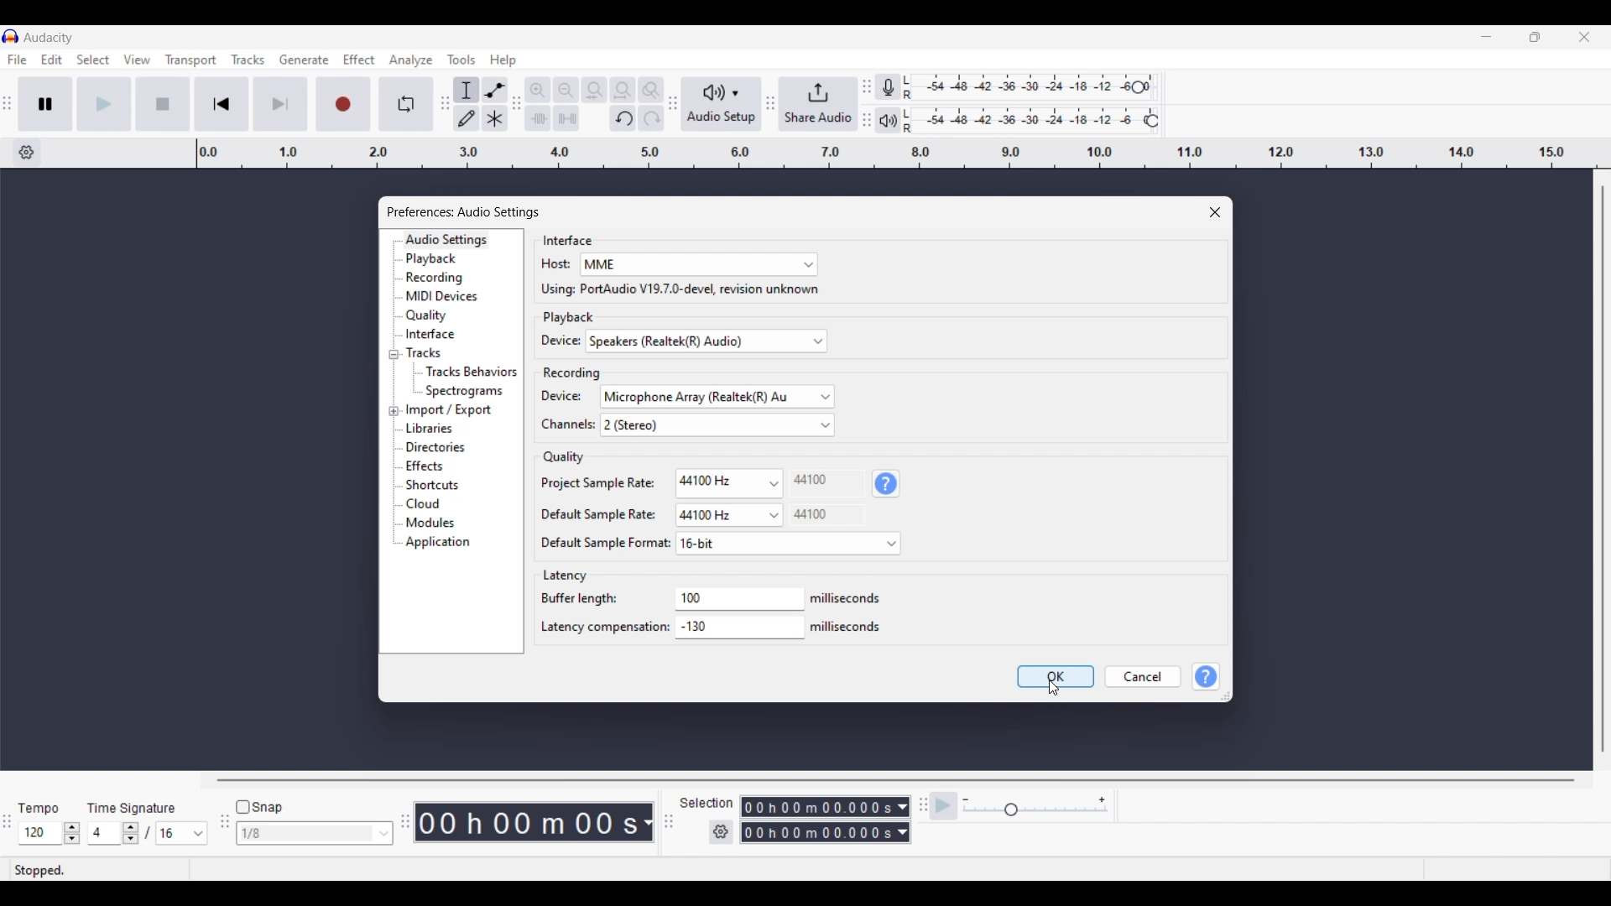  Describe the element at coordinates (472, 391) in the screenshot. I see `Spectrograms` at that location.